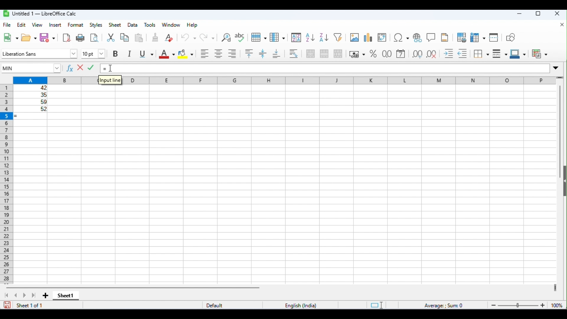  Describe the element at coordinates (135, 288) in the screenshot. I see `horizontal scroll bar` at that location.